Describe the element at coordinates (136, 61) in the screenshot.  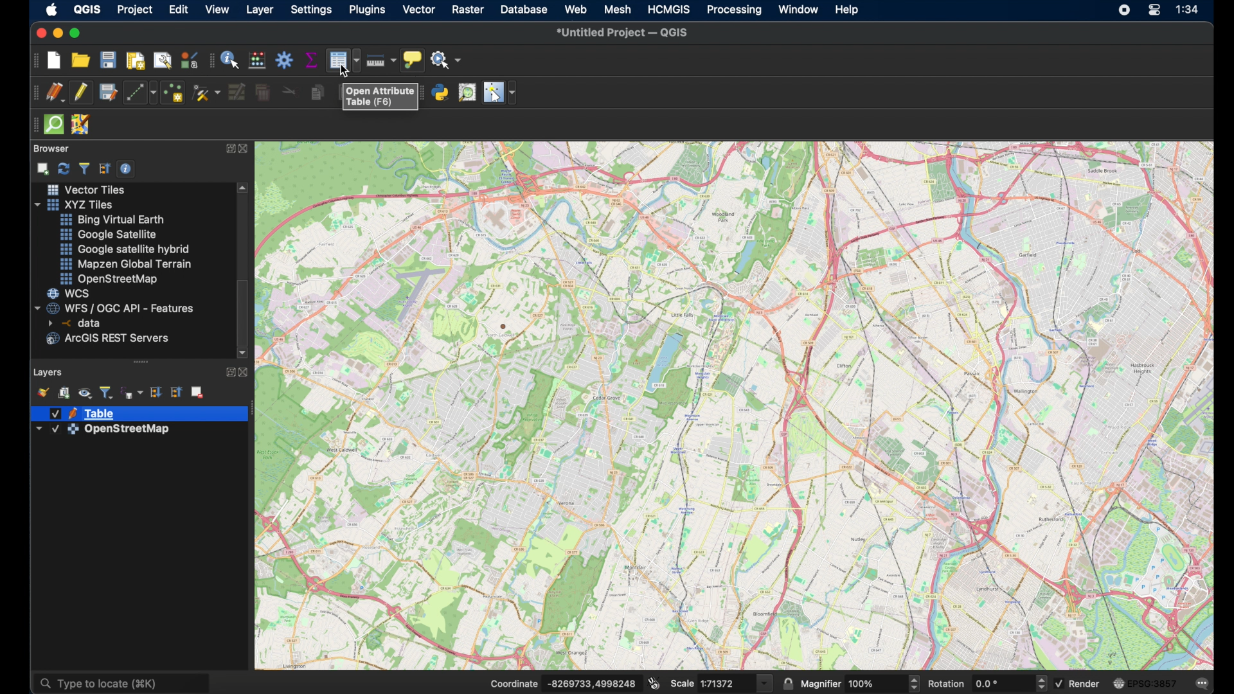
I see `new paint layout` at that location.